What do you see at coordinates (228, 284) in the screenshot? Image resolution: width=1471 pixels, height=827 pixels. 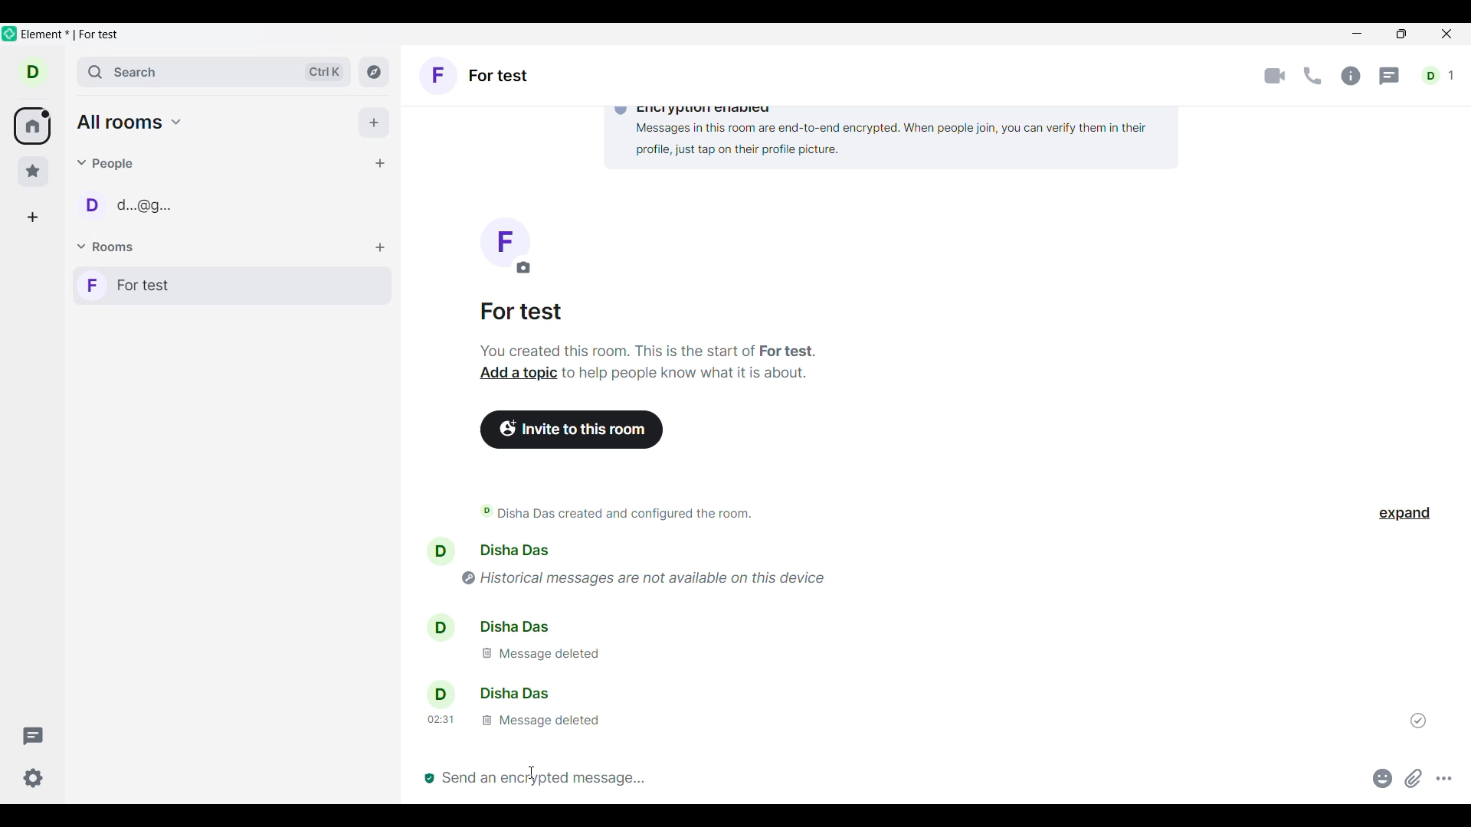 I see `F For test` at bounding box center [228, 284].